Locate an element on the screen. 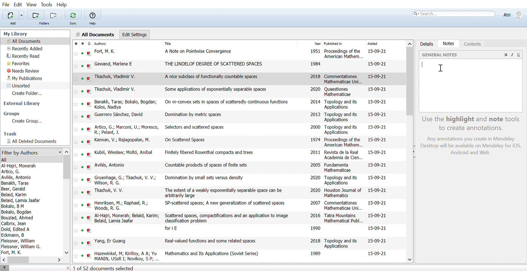  All documents is located at coordinates (24, 41).